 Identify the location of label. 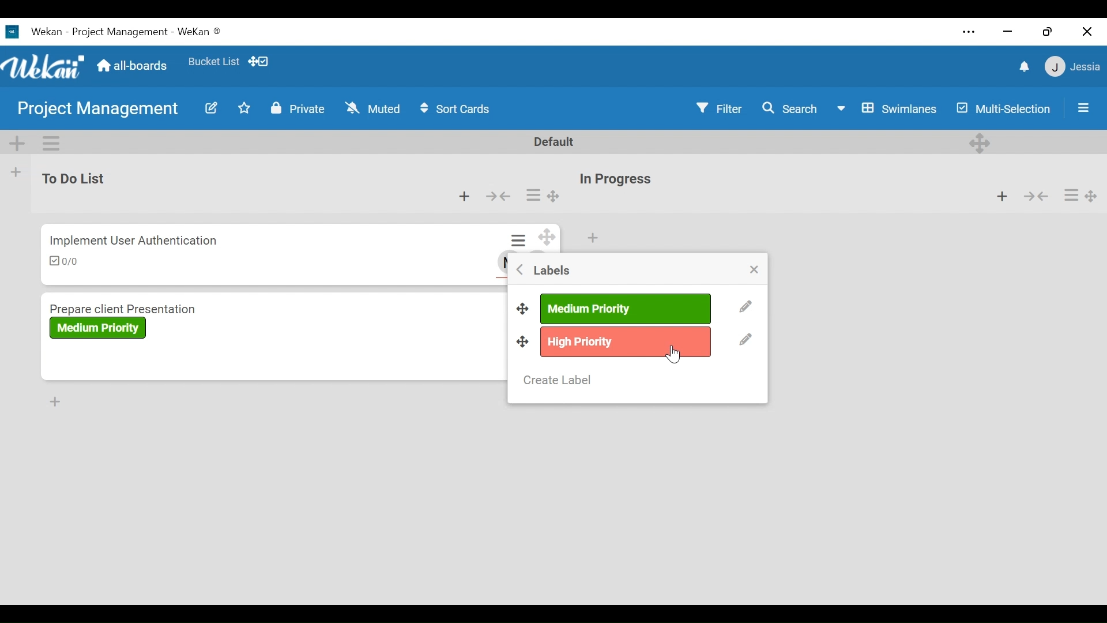
(100, 328).